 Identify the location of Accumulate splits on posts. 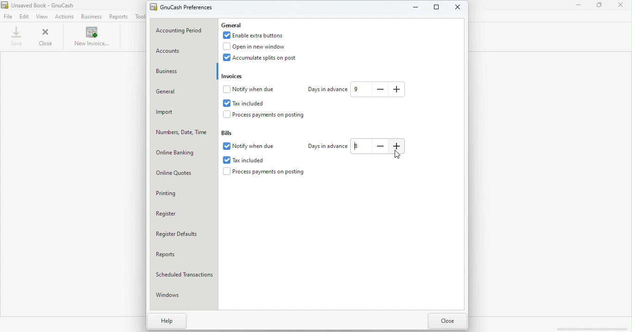
(266, 58).